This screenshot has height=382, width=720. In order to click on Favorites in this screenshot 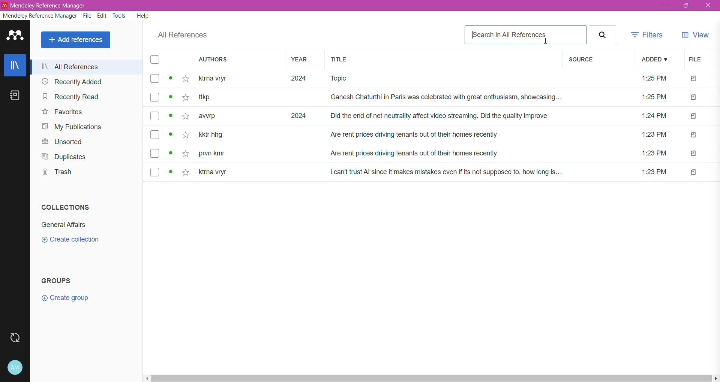, I will do `click(61, 113)`.